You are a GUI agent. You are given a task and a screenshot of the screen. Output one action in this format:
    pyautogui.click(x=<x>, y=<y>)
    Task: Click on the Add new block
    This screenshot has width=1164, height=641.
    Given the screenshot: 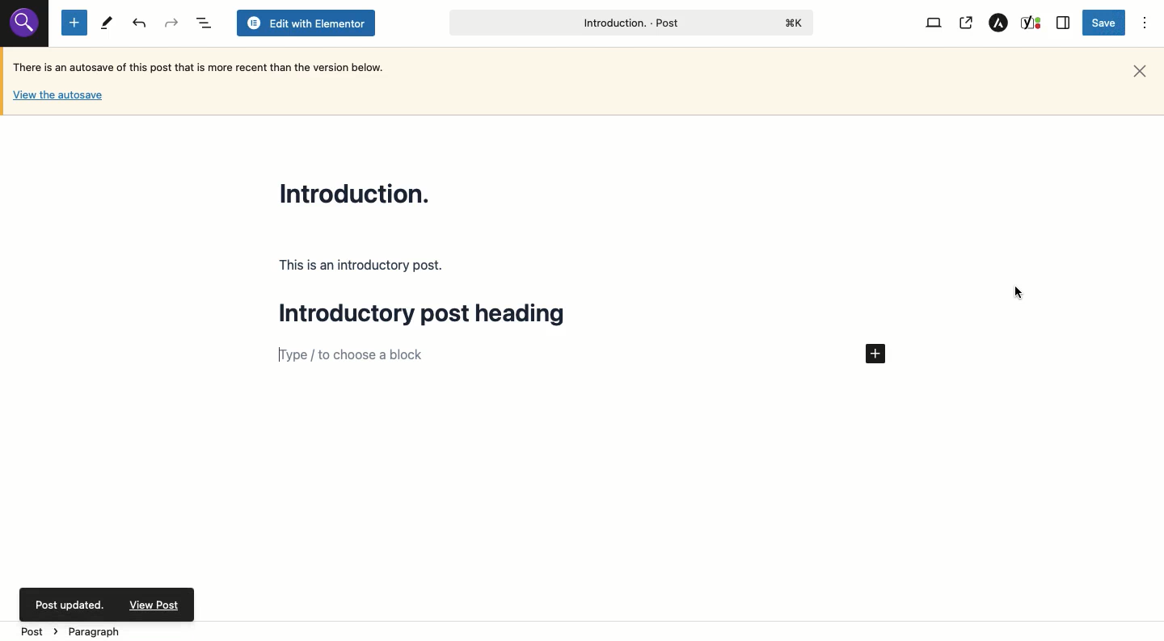 What is the action you would take?
    pyautogui.click(x=875, y=354)
    